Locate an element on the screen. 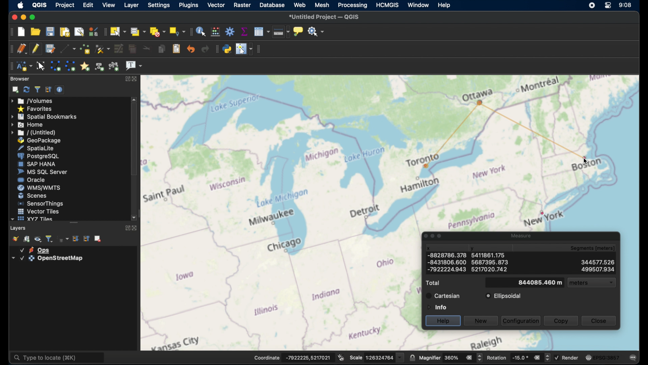 Image resolution: width=648 pixels, height=365 pixels. total distance is located at coordinates (534, 283).